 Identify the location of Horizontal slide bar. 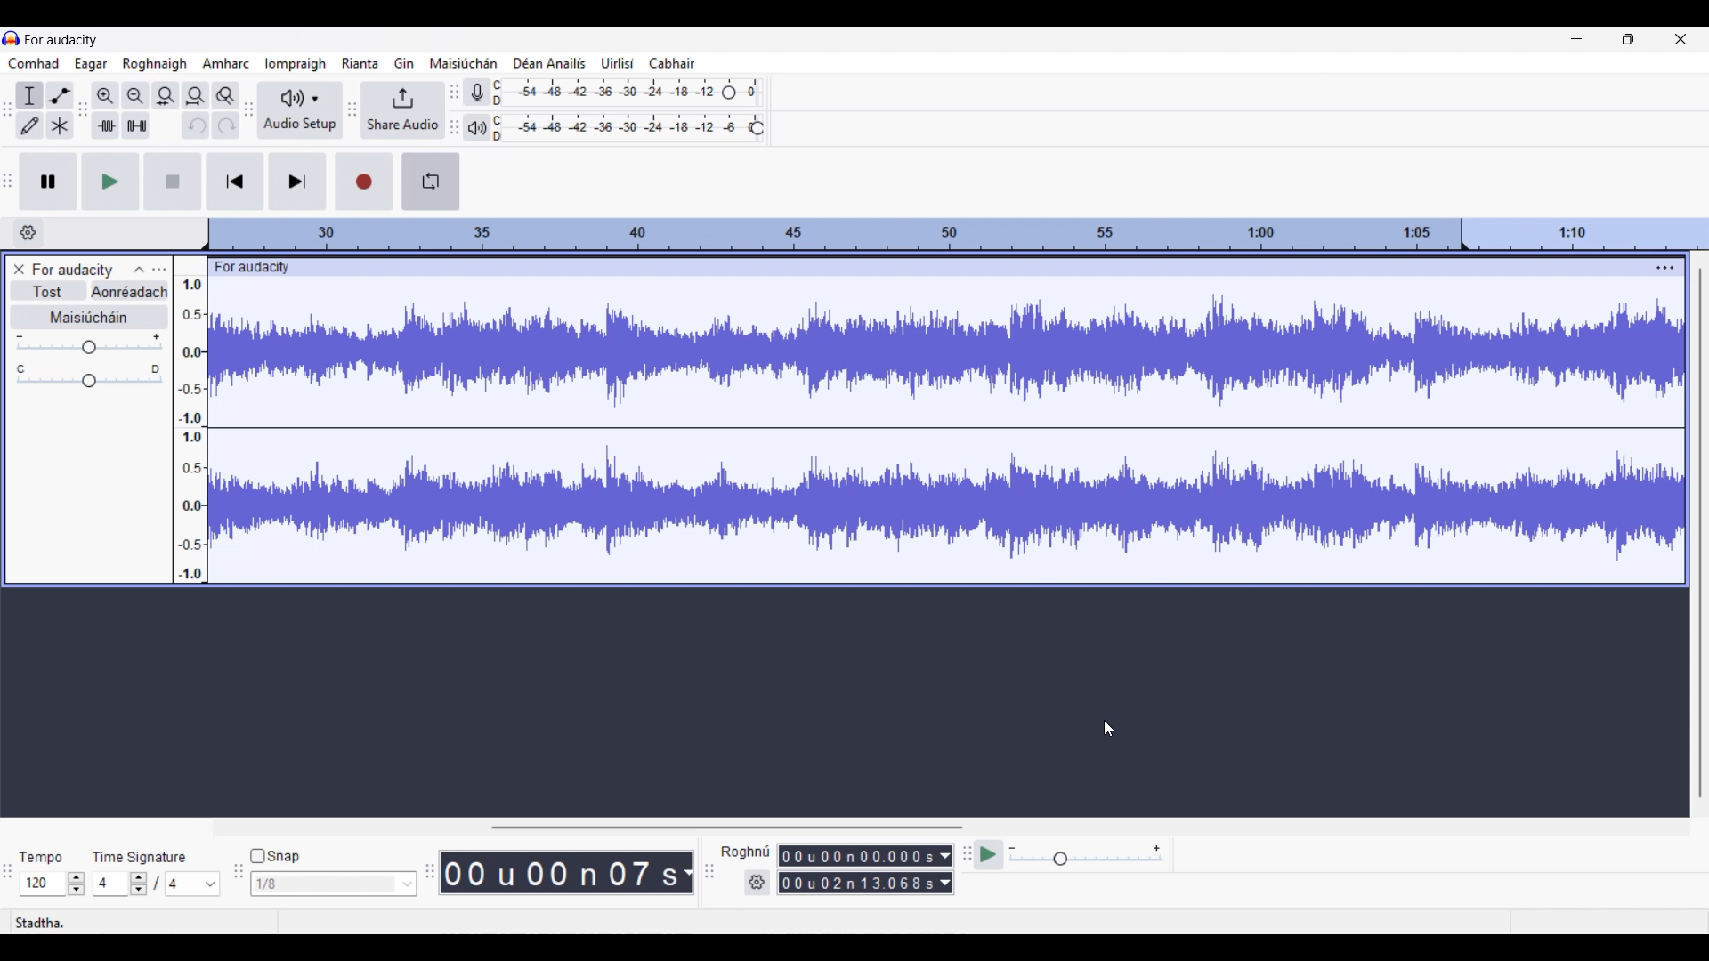
(726, 822).